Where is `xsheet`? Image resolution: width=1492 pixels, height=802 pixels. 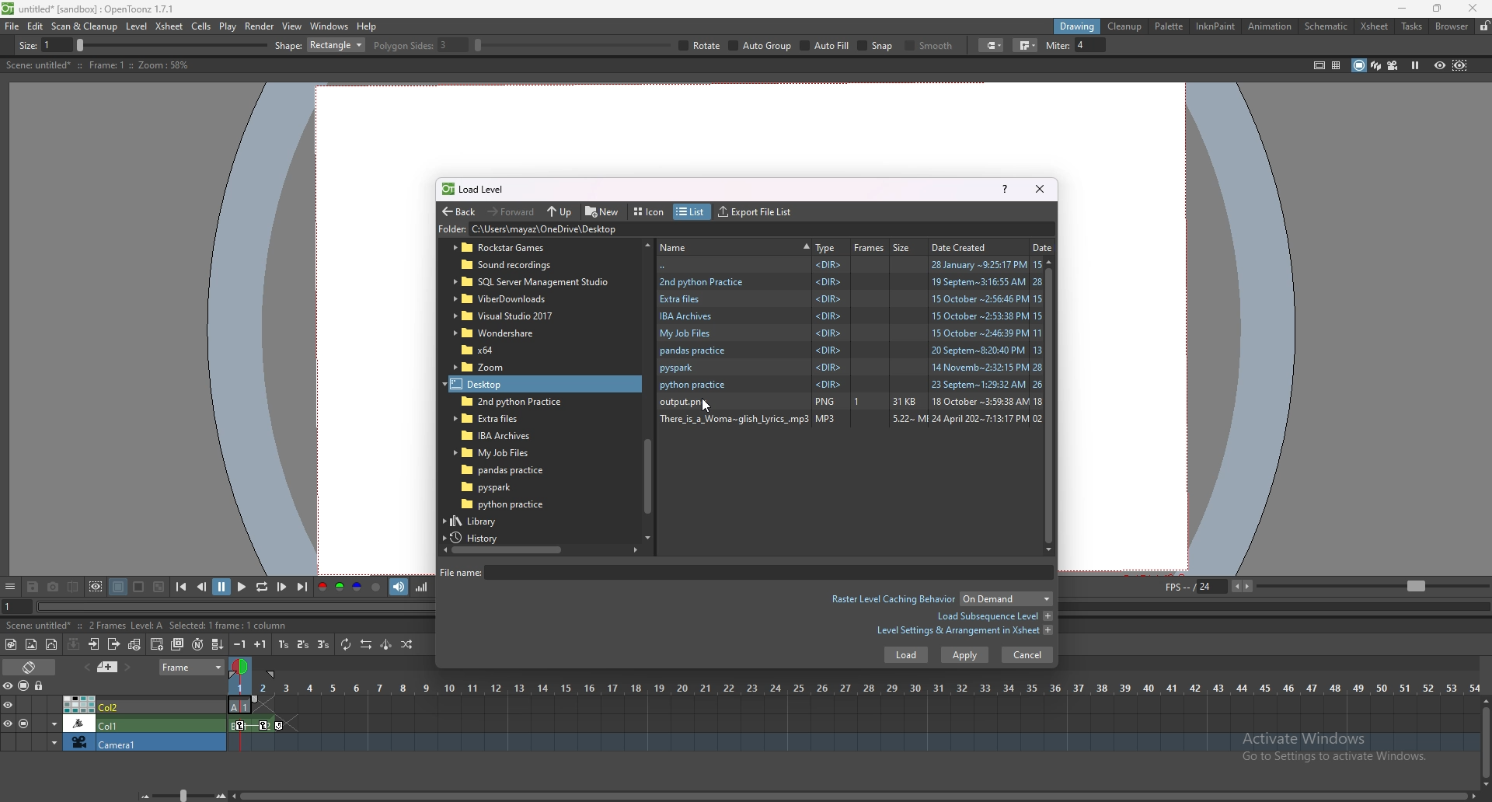 xsheet is located at coordinates (170, 26).